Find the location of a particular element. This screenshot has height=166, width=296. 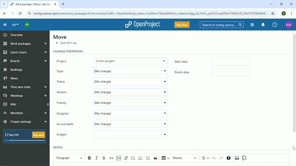

Work packages is located at coordinates (25, 44).